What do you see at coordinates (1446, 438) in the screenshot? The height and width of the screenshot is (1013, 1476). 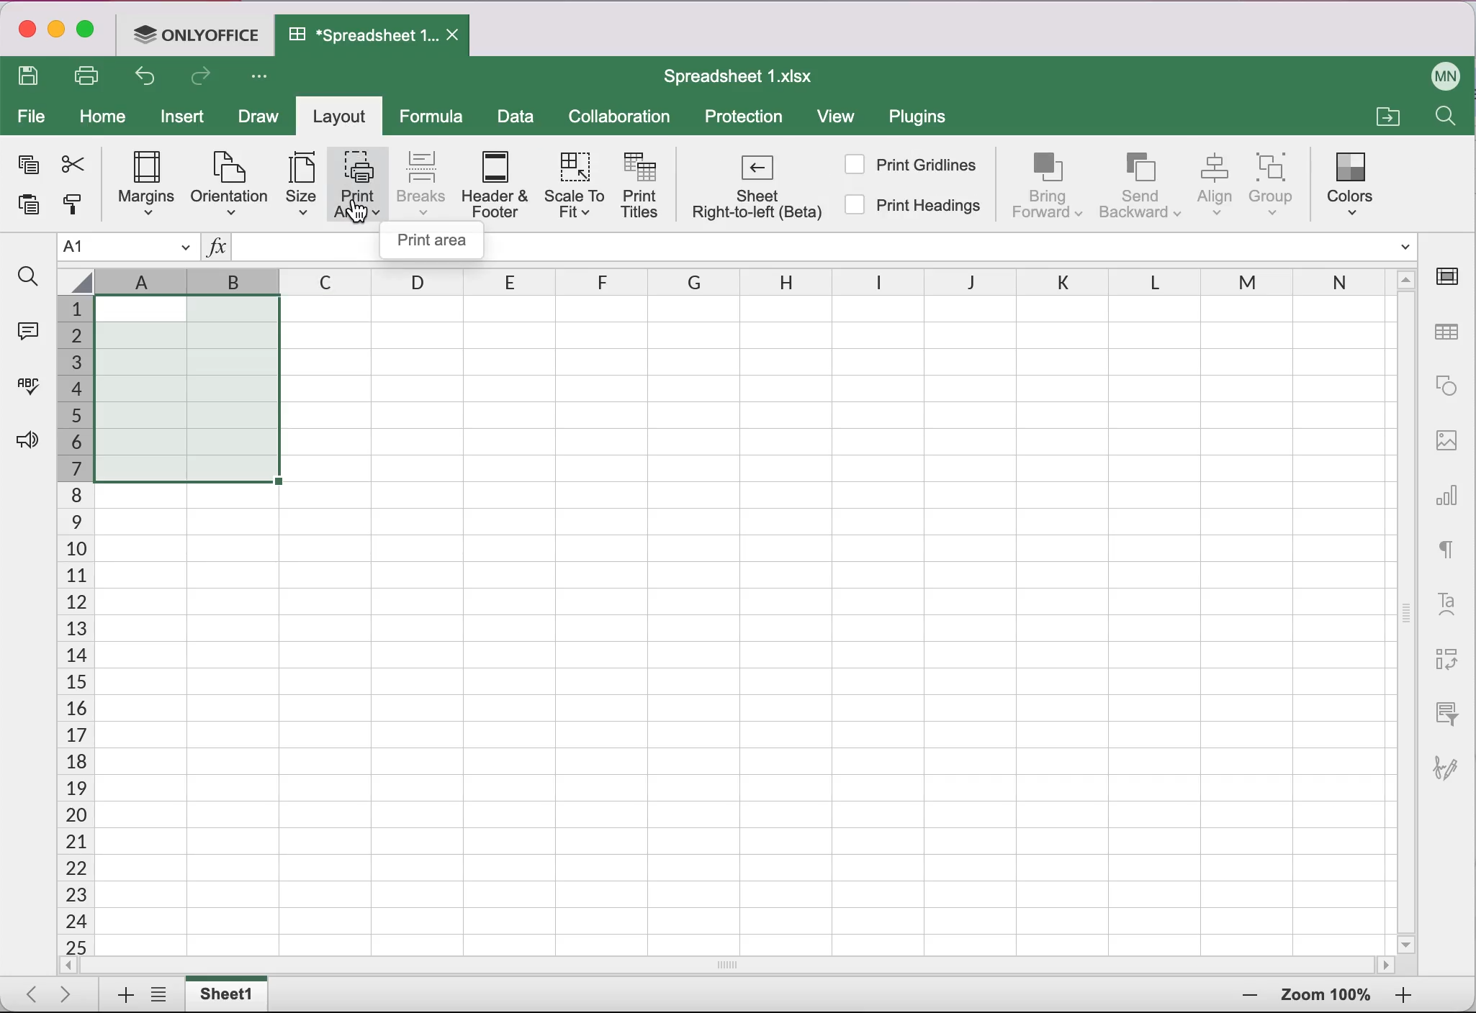 I see `image` at bounding box center [1446, 438].